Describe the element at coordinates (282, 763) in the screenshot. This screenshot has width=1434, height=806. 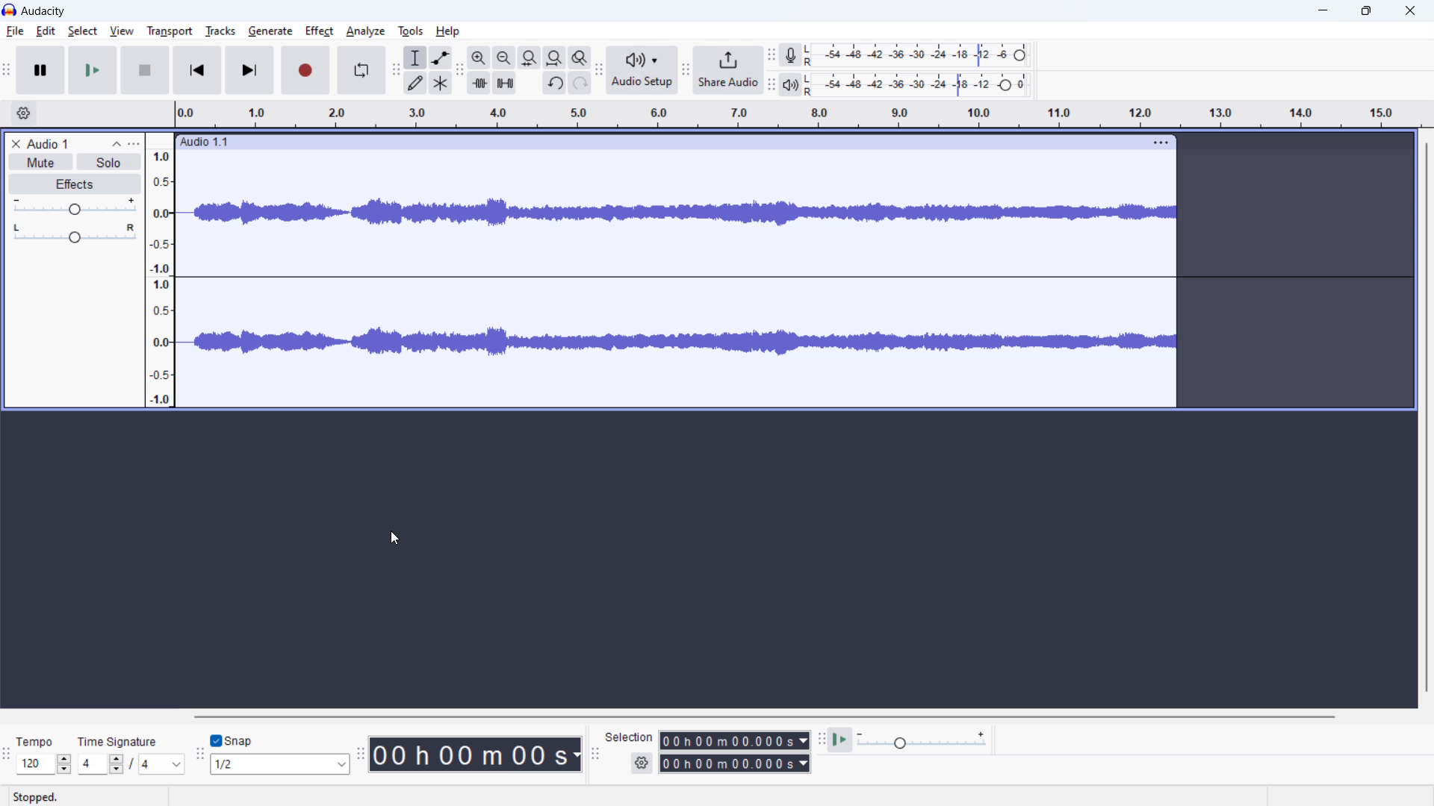
I see `select snapping` at that location.